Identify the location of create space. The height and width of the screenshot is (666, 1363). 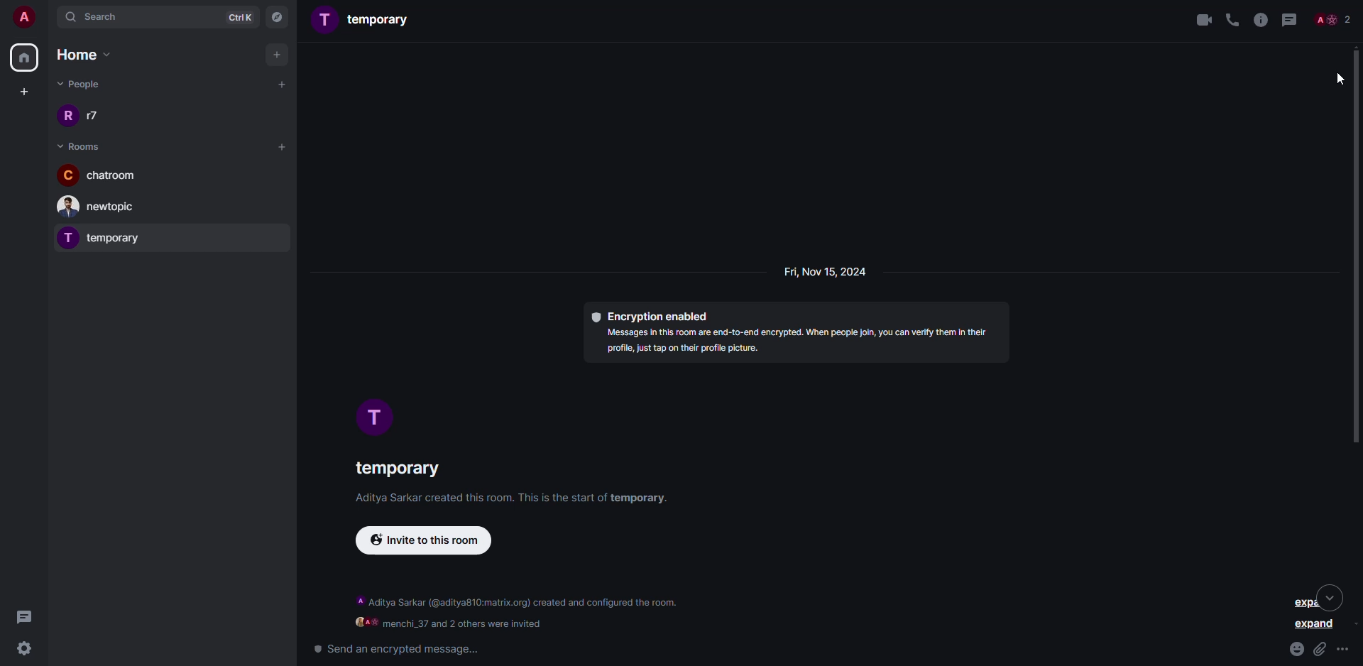
(24, 90).